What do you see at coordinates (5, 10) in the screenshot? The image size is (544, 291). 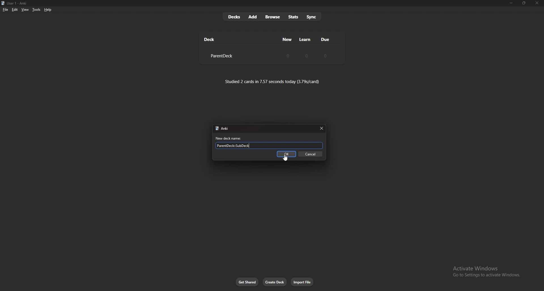 I see `file` at bounding box center [5, 10].